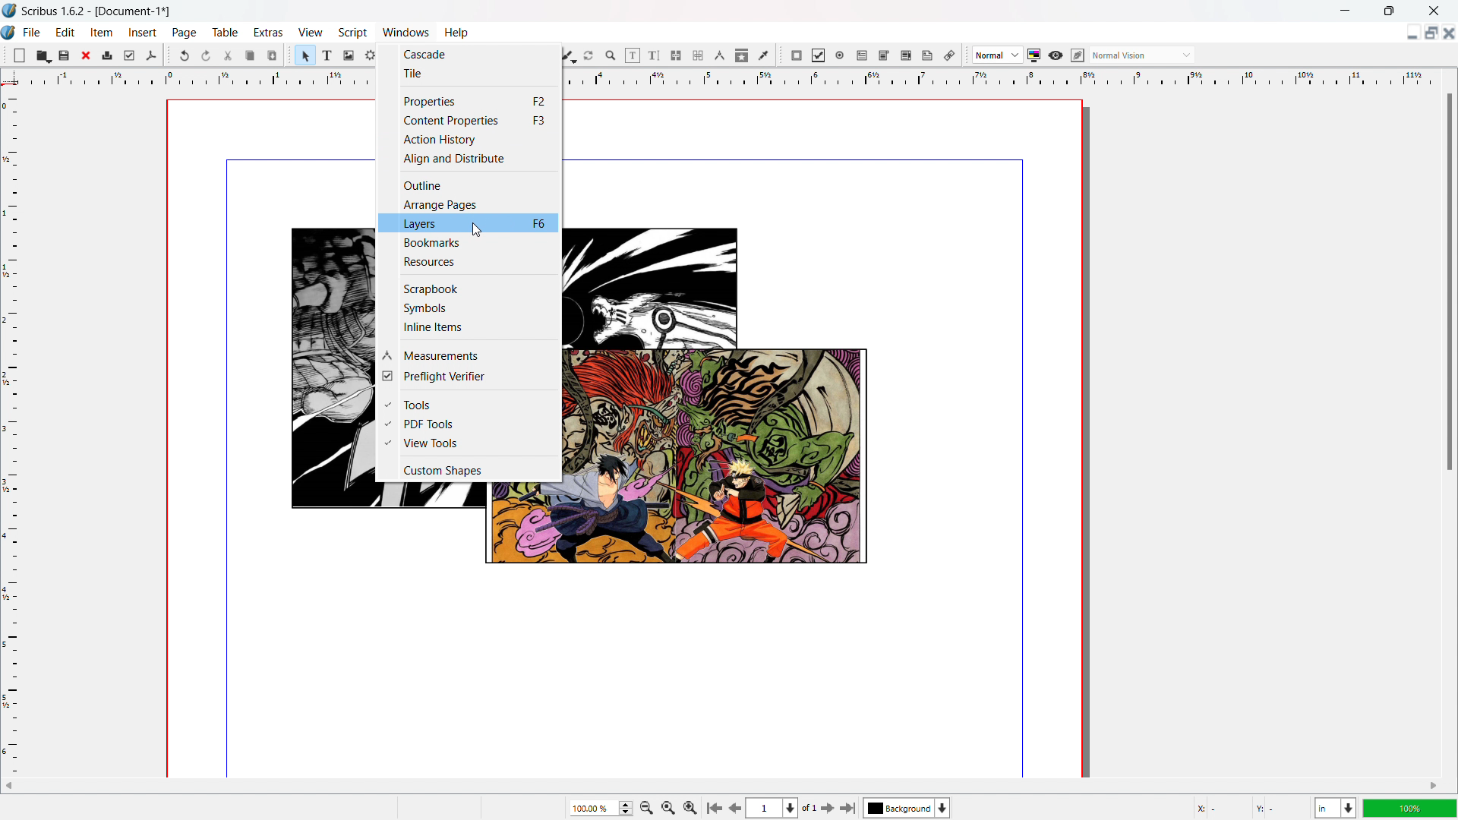 The image size is (1458, 820). I want to click on resources, so click(468, 263).